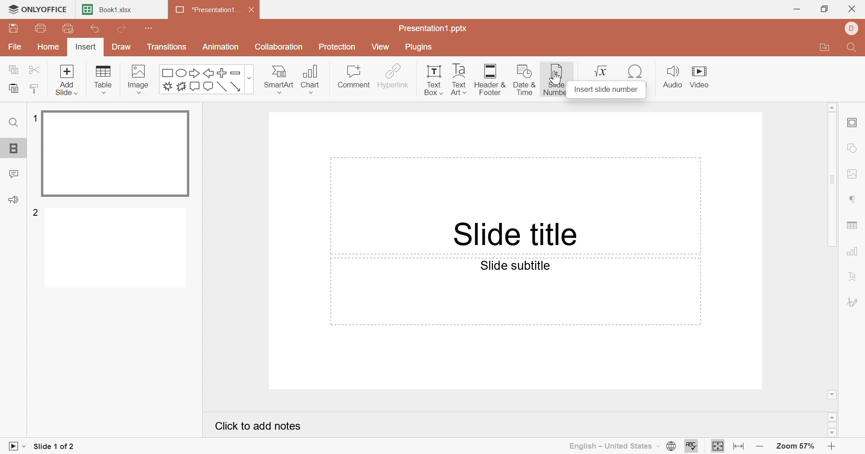  What do you see at coordinates (338, 48) in the screenshot?
I see `Protection` at bounding box center [338, 48].